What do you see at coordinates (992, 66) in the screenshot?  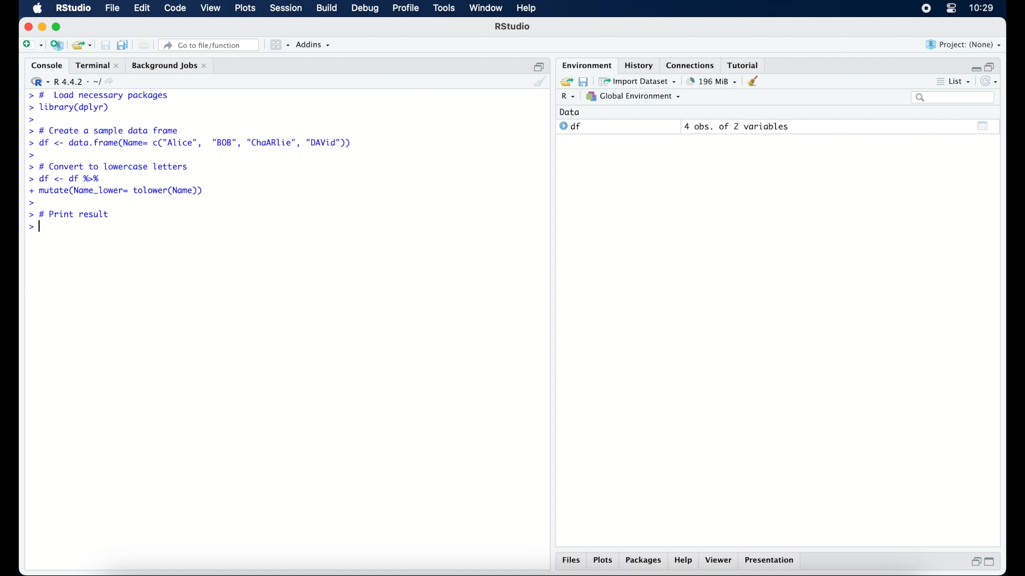 I see `restore down` at bounding box center [992, 66].